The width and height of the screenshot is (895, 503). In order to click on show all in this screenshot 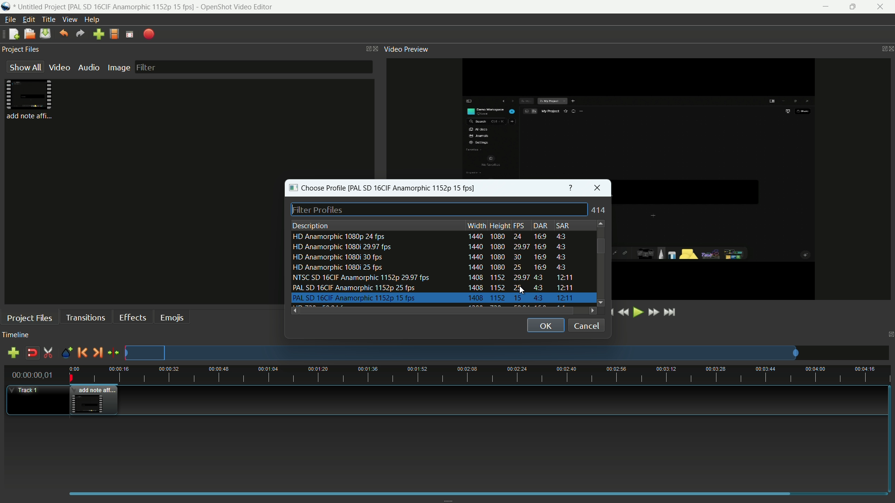, I will do `click(23, 67)`.